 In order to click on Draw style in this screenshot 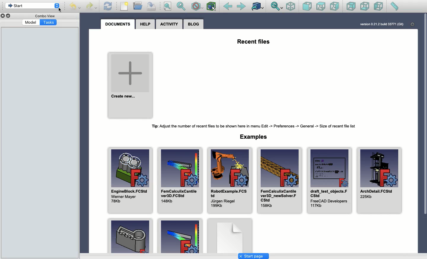, I will do `click(197, 7)`.